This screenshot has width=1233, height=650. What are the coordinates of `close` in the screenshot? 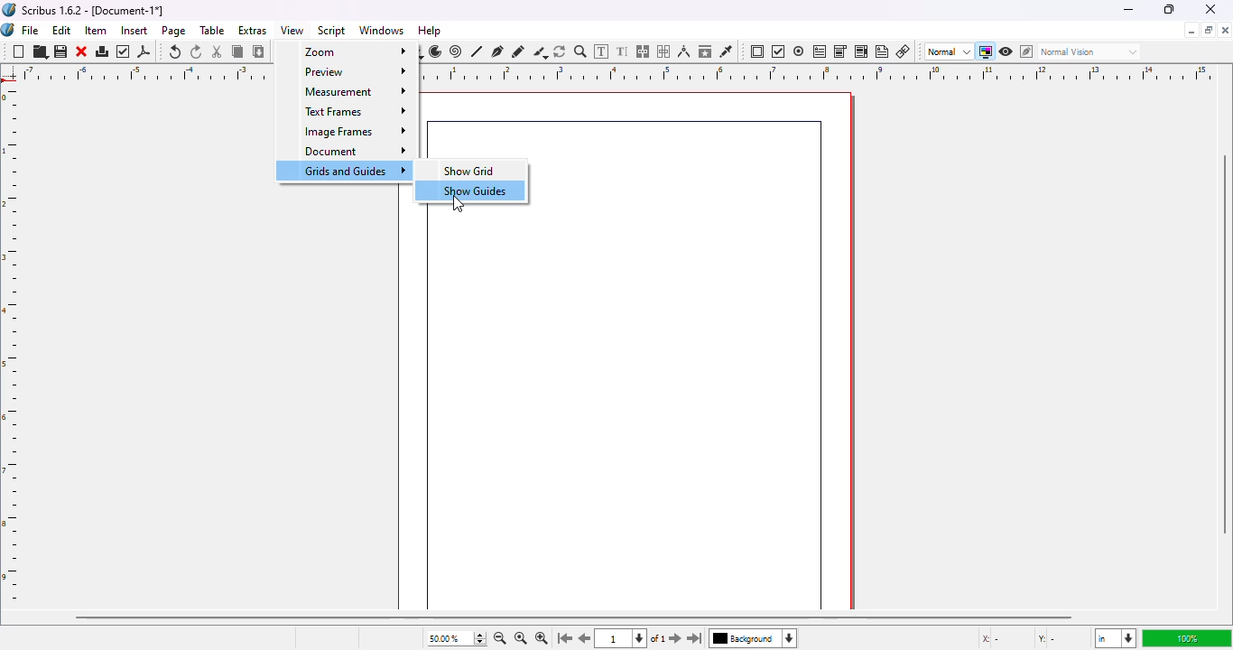 It's located at (1211, 9).